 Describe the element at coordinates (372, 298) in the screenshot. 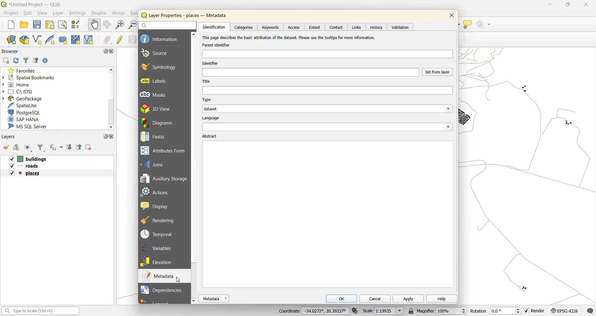

I see `cancel` at that location.